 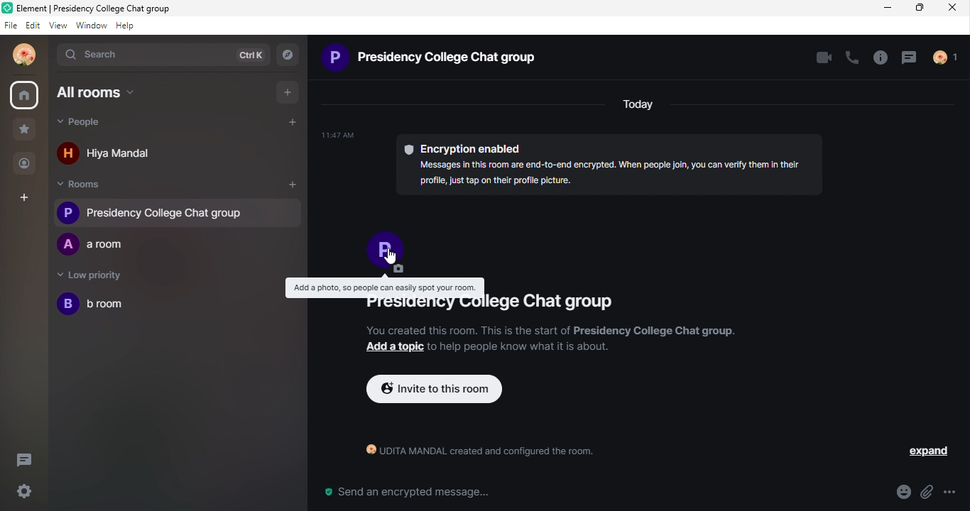 I want to click on expand, so click(x=931, y=451).